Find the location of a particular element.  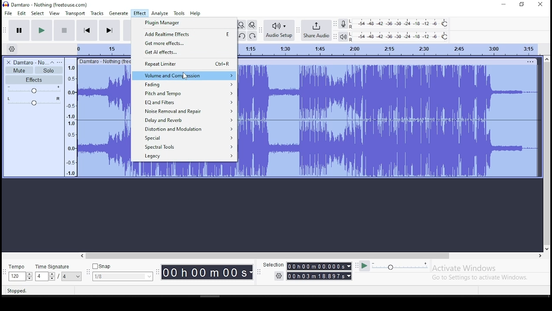

00 h 00 m 00.000 s is located at coordinates (320, 276).